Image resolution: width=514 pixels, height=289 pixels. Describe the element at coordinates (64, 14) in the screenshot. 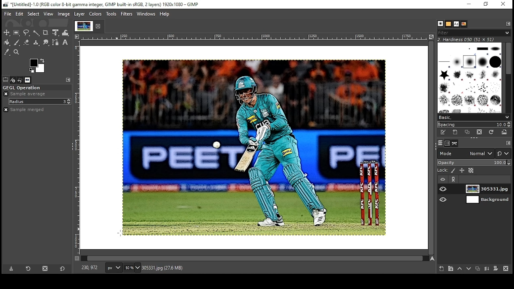

I see `image` at that location.